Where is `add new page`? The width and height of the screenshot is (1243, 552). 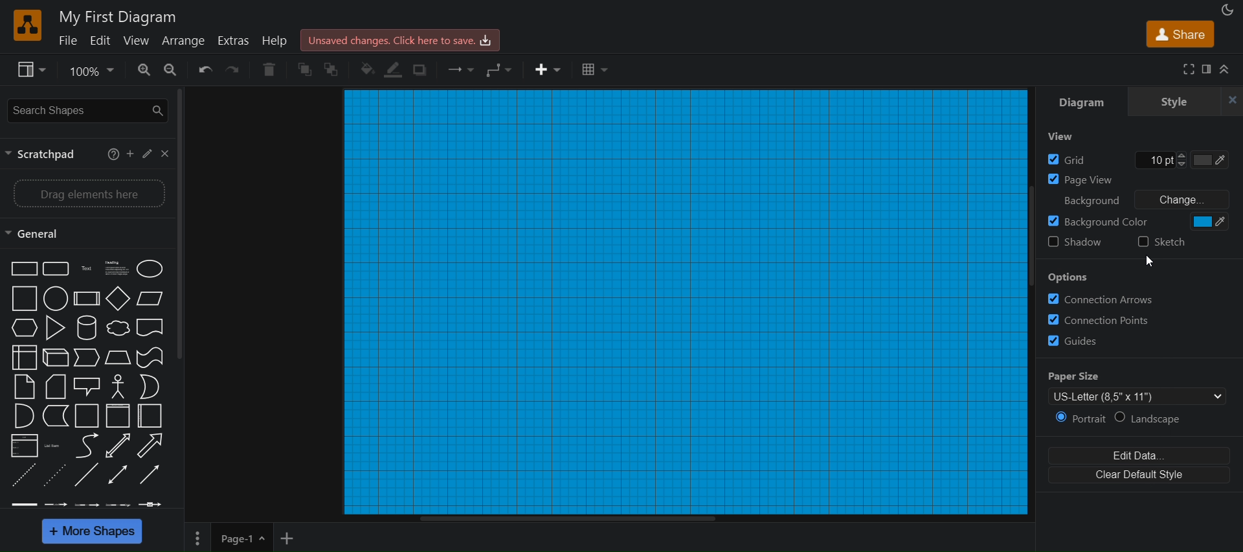 add new page is located at coordinates (291, 539).